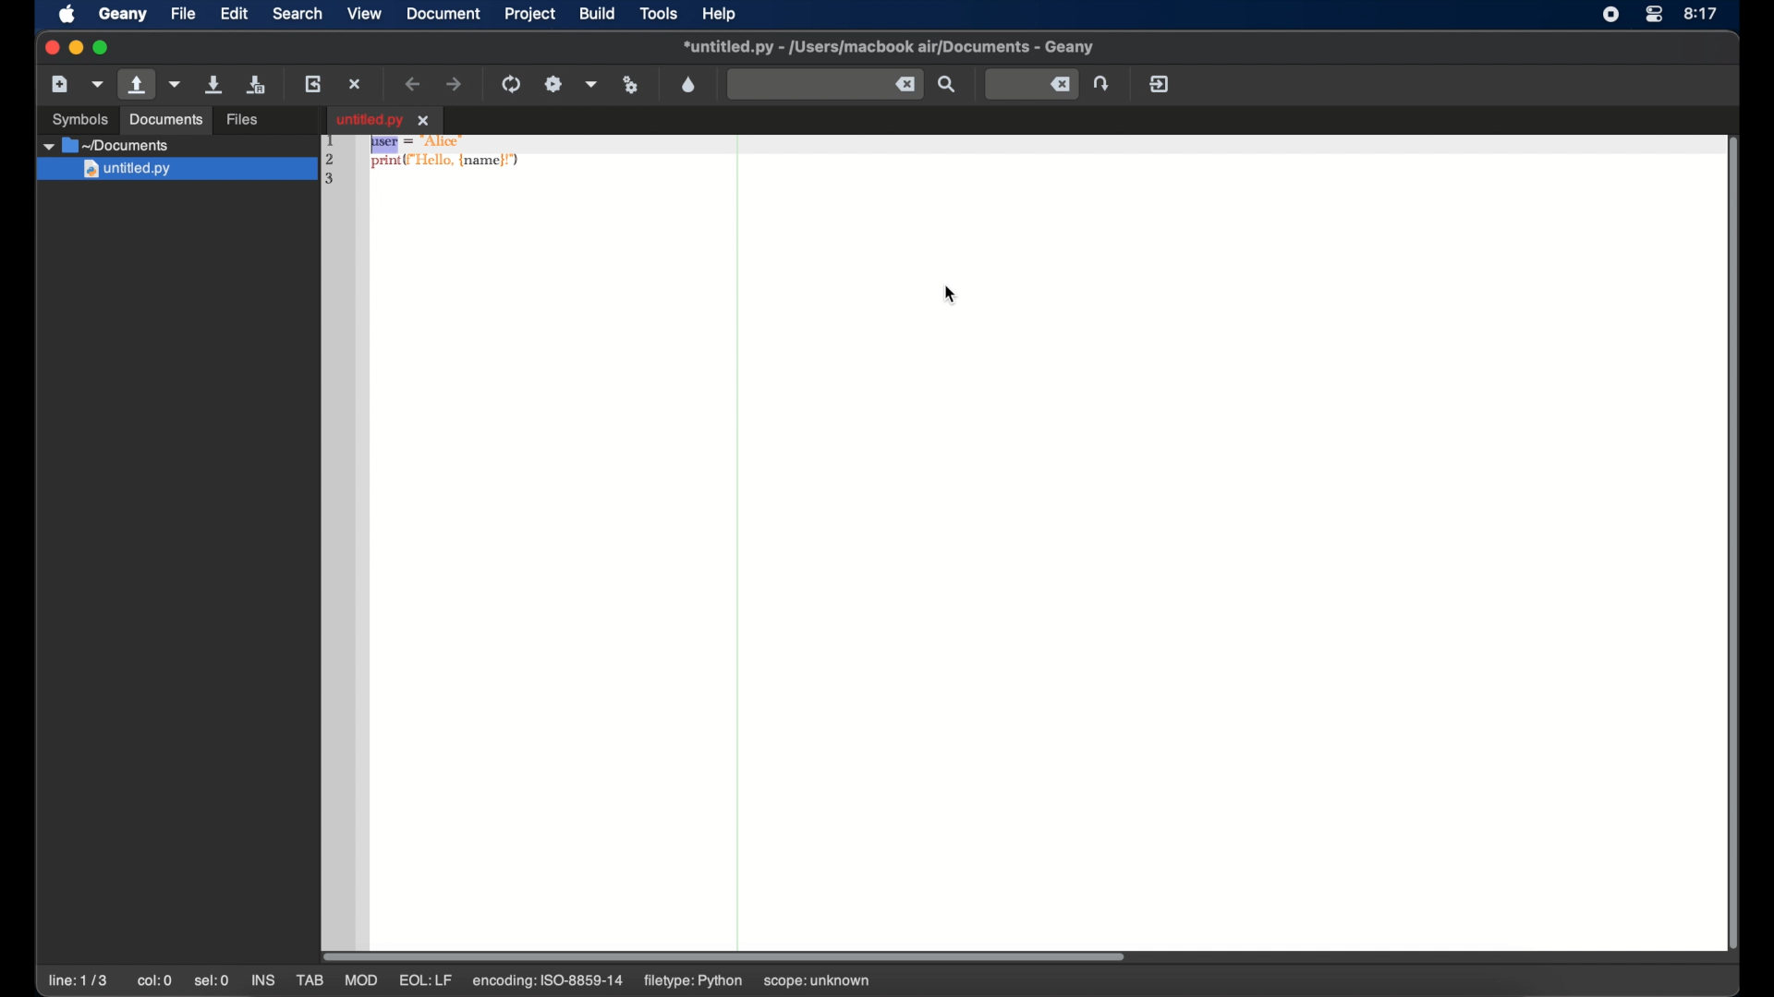  Describe the element at coordinates (1160, 83) in the screenshot. I see `quit geany` at that location.